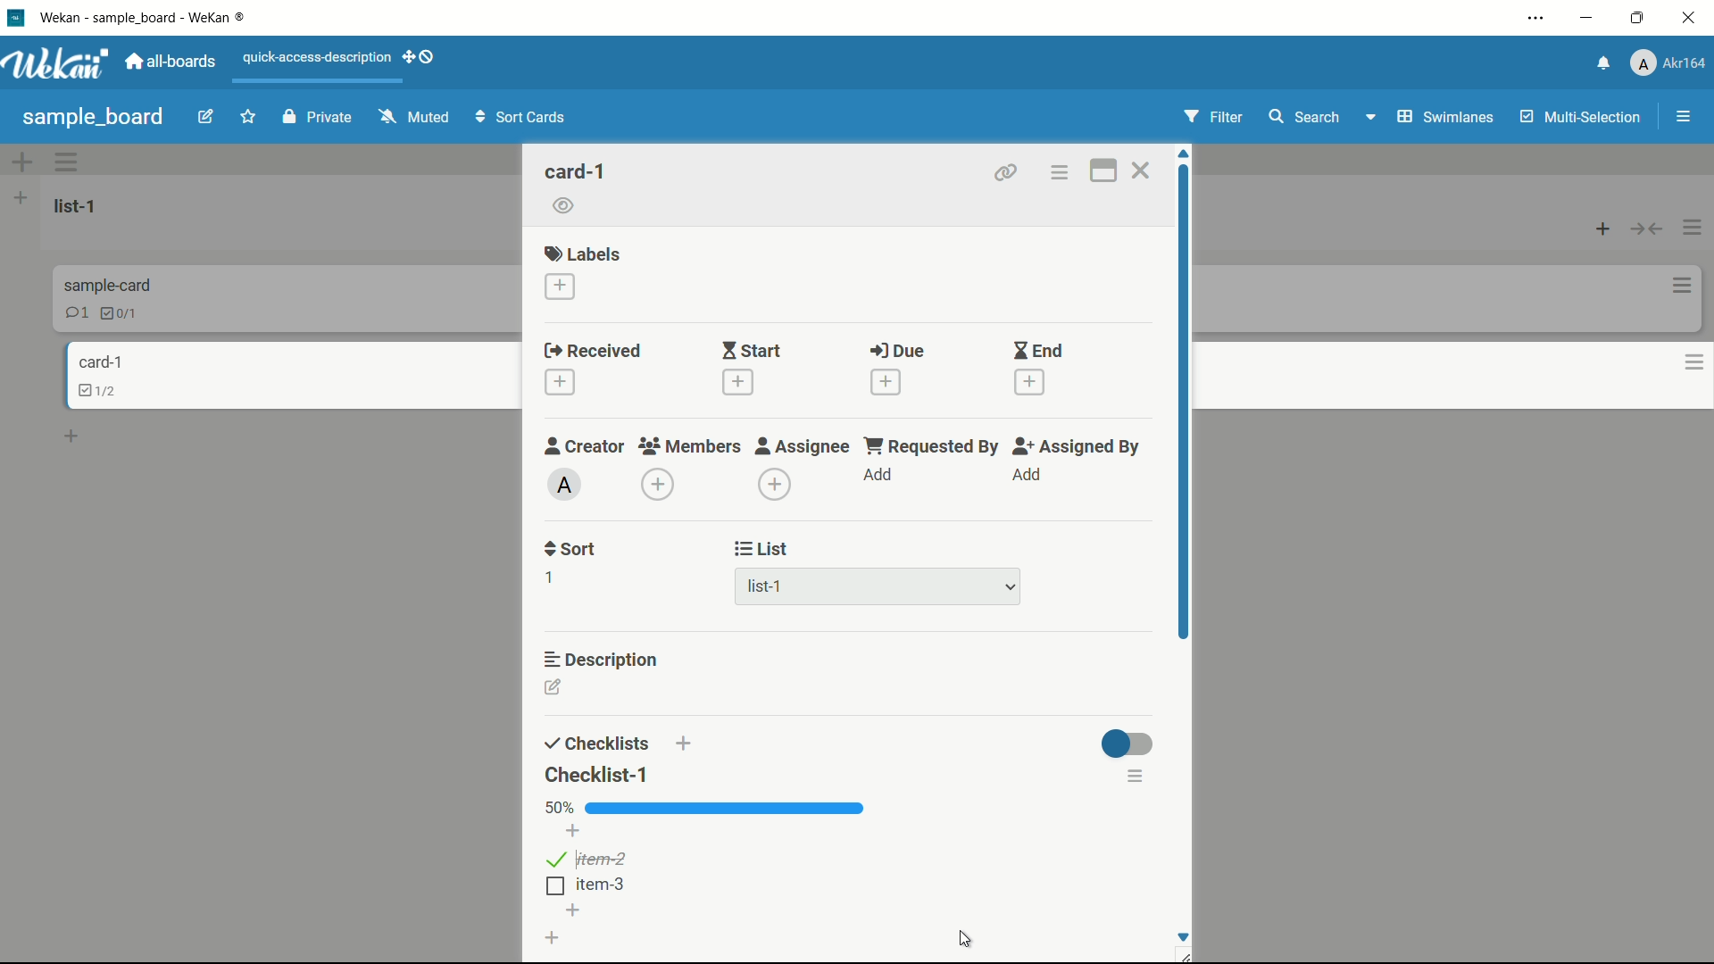 The image size is (1714, 964). What do you see at coordinates (1598, 64) in the screenshot?
I see `notifications` at bounding box center [1598, 64].